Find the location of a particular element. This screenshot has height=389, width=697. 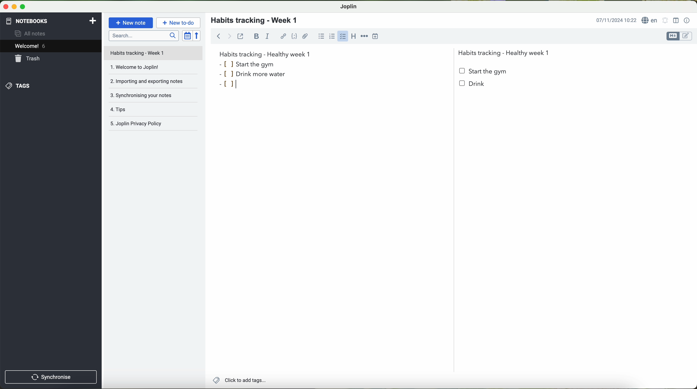

attach file is located at coordinates (305, 36).